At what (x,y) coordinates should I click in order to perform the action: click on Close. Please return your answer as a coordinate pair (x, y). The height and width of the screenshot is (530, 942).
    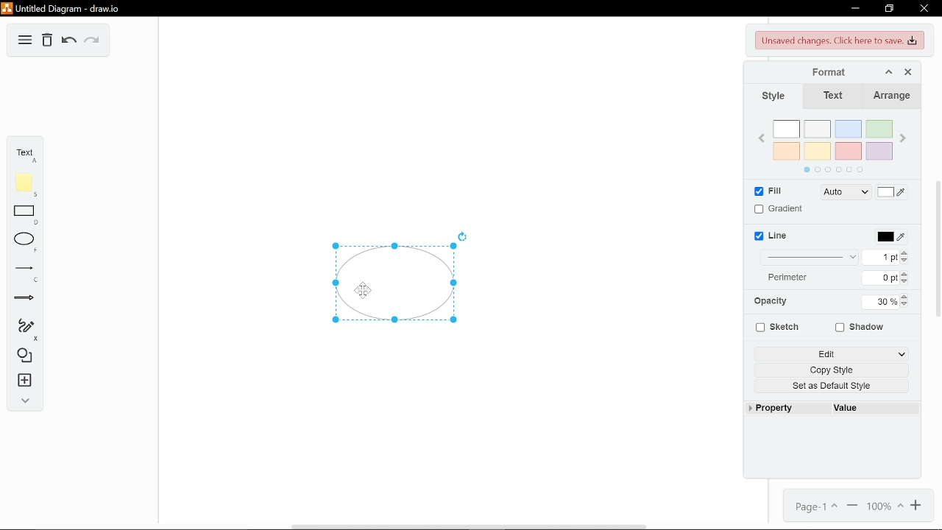
    Looking at the image, I should click on (925, 8).